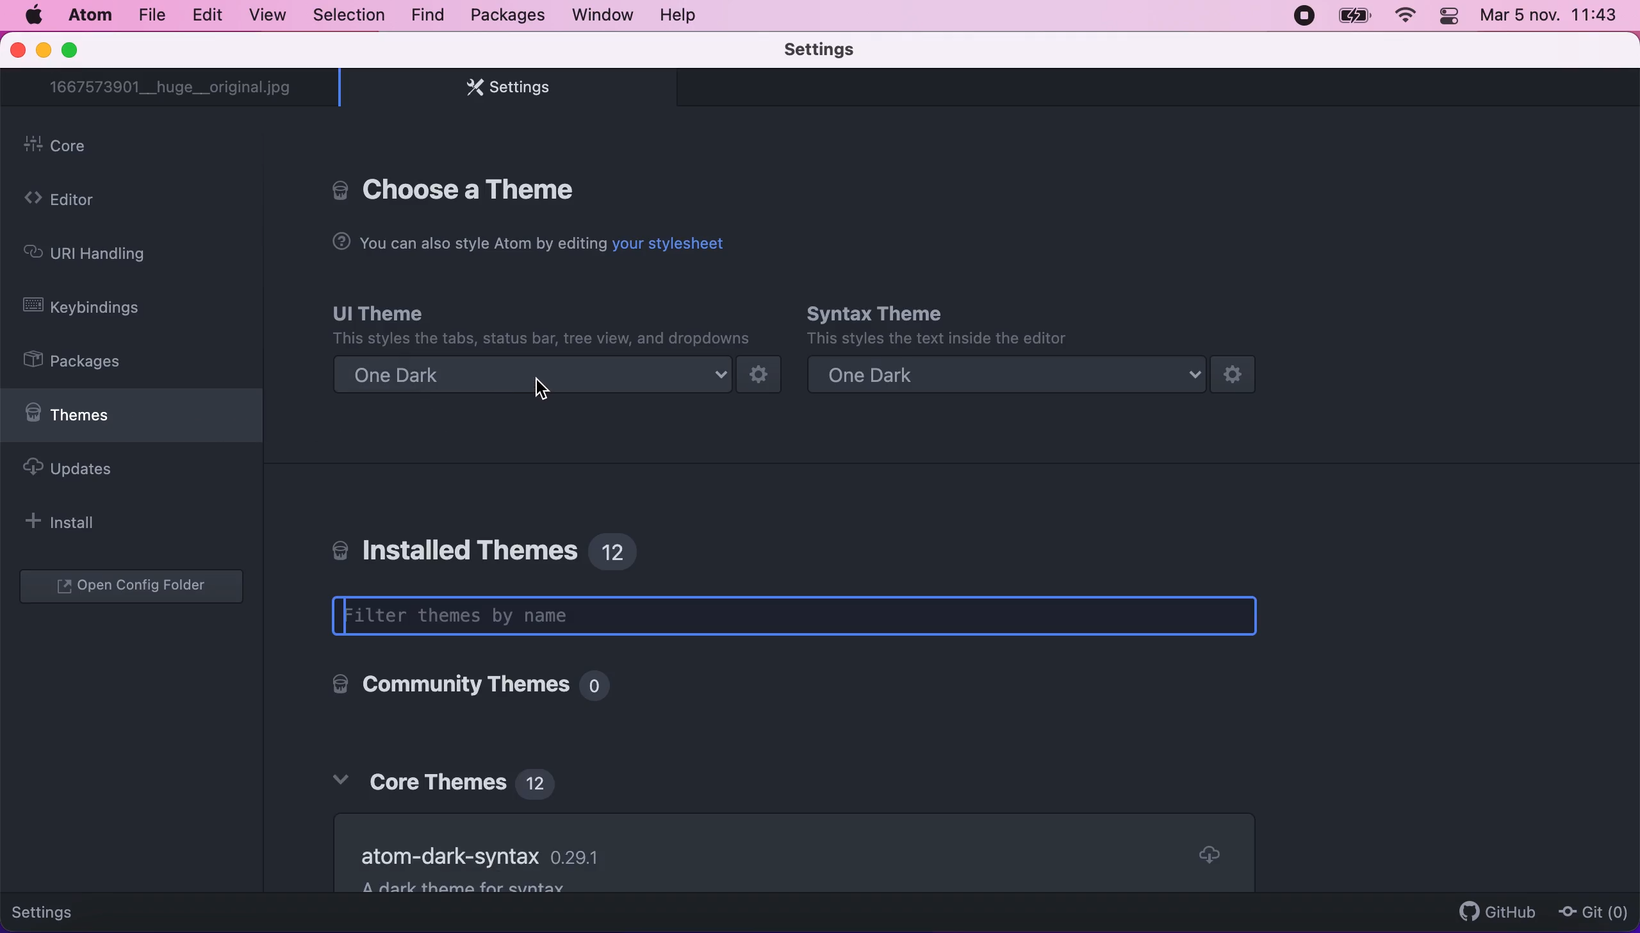  I want to click on settings, so click(69, 909).